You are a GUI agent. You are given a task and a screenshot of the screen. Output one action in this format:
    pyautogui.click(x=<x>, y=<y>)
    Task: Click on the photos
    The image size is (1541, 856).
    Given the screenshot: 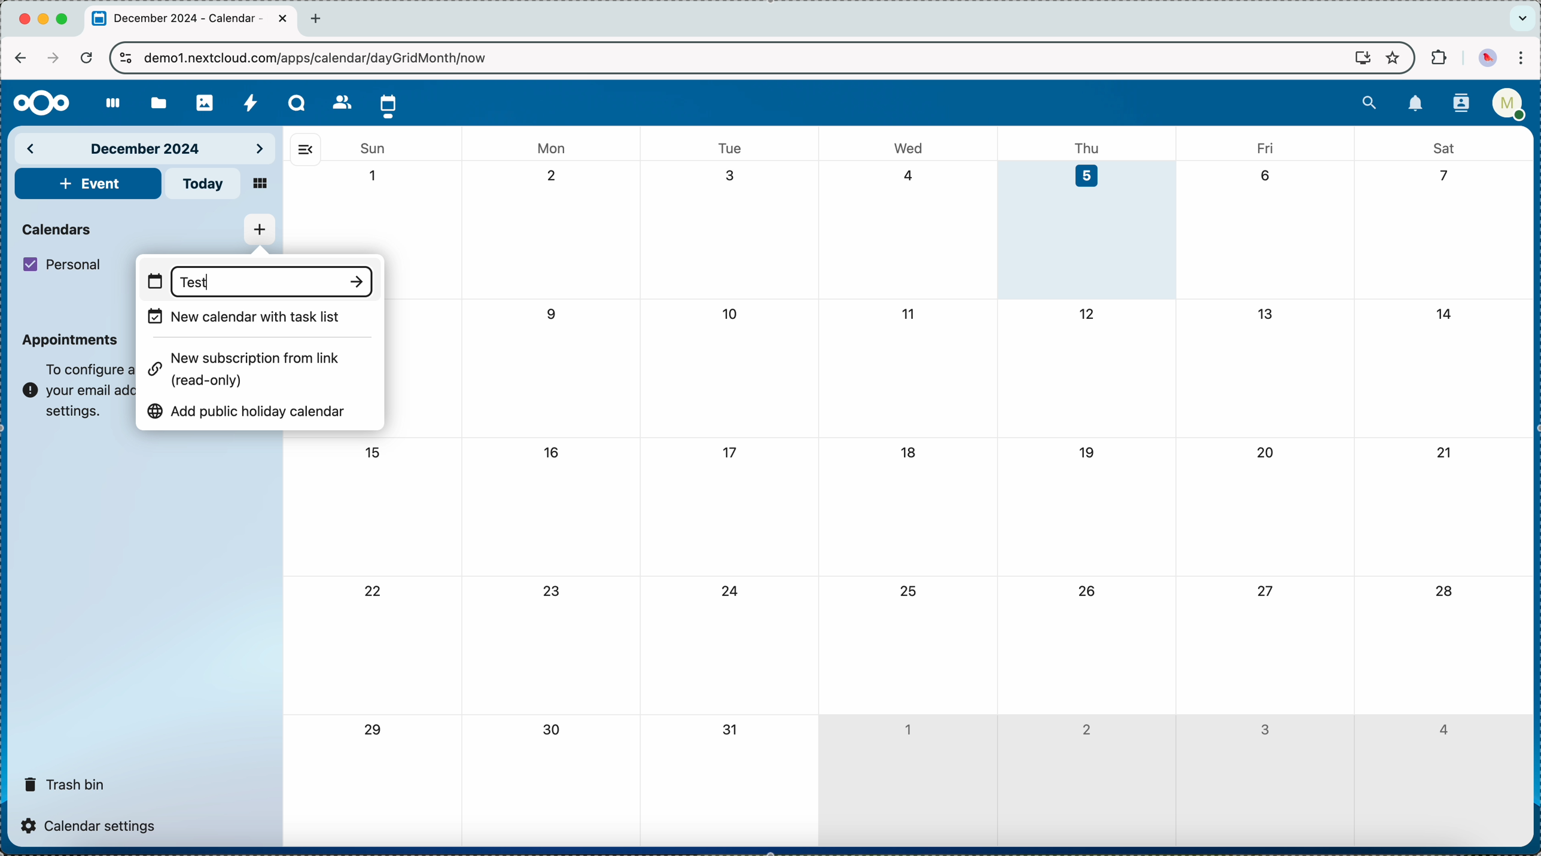 What is the action you would take?
    pyautogui.click(x=204, y=99)
    